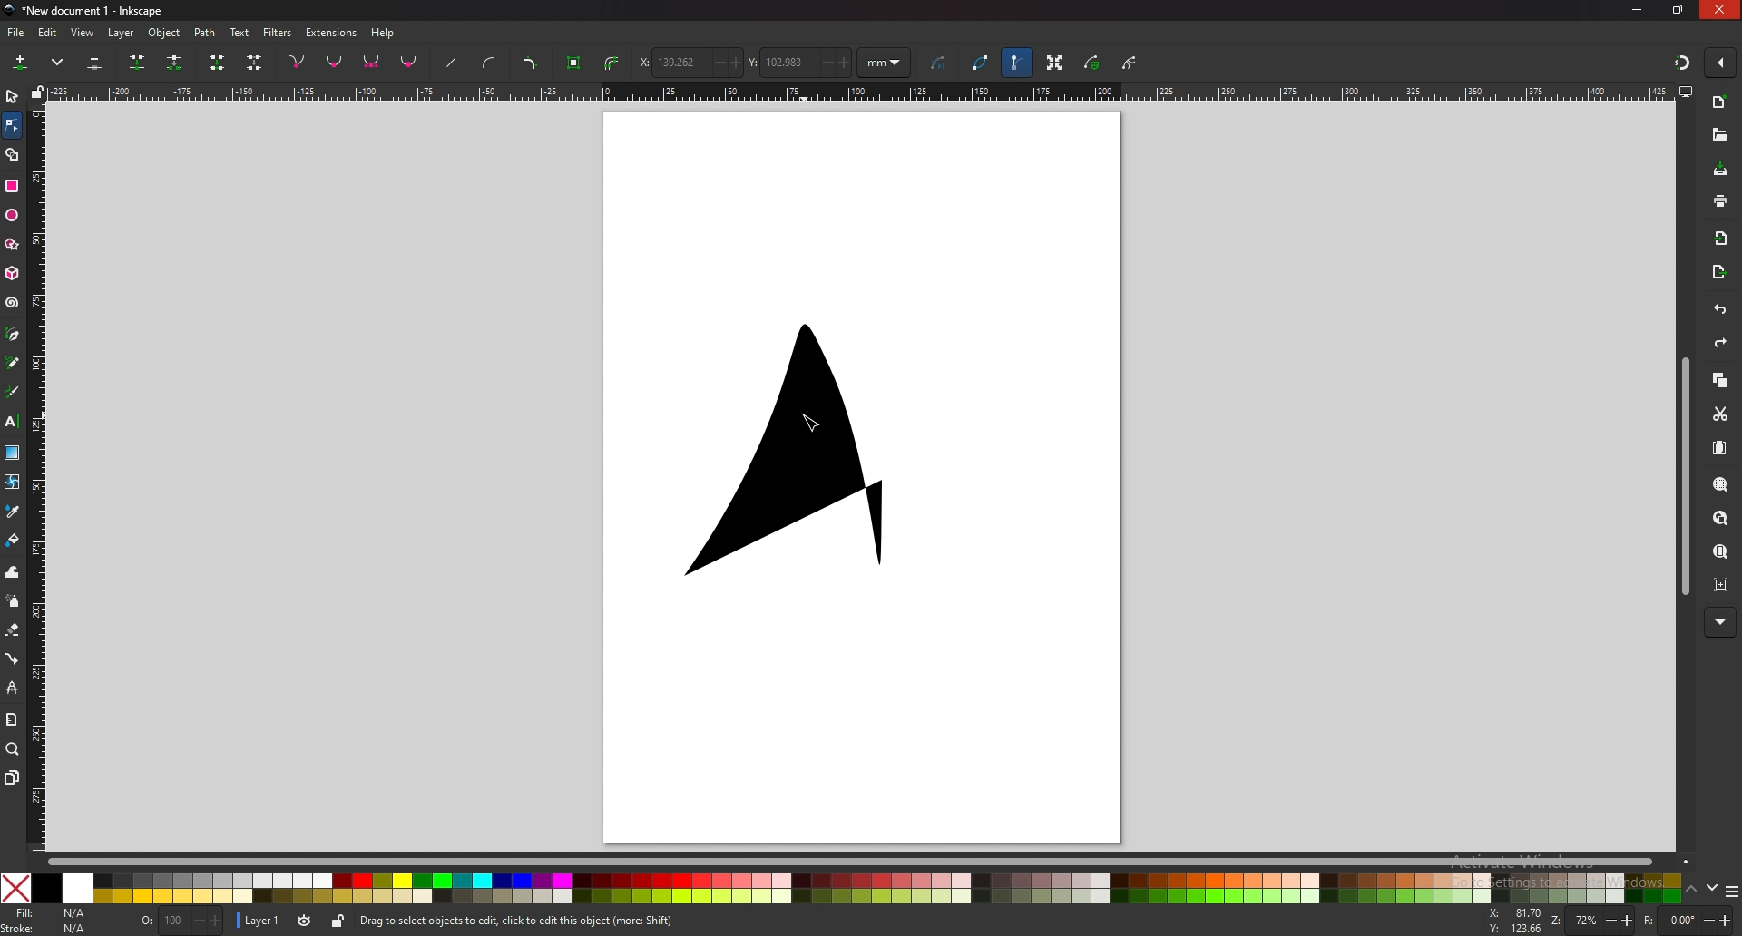 Image resolution: width=1742 pixels, height=936 pixels. What do you see at coordinates (809, 422) in the screenshot?
I see `cursor` at bounding box center [809, 422].